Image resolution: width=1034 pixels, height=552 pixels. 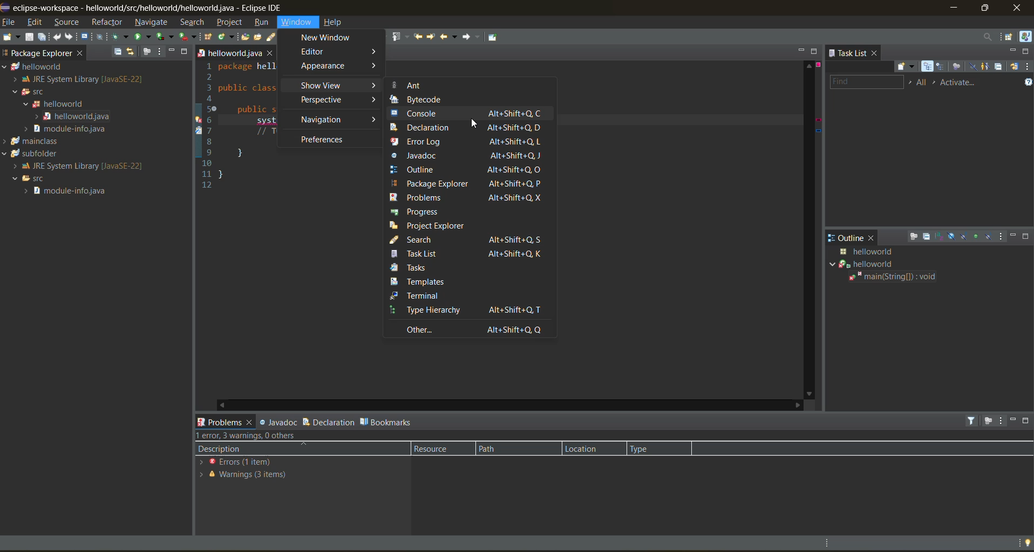 What do you see at coordinates (591, 450) in the screenshot?
I see `location` at bounding box center [591, 450].